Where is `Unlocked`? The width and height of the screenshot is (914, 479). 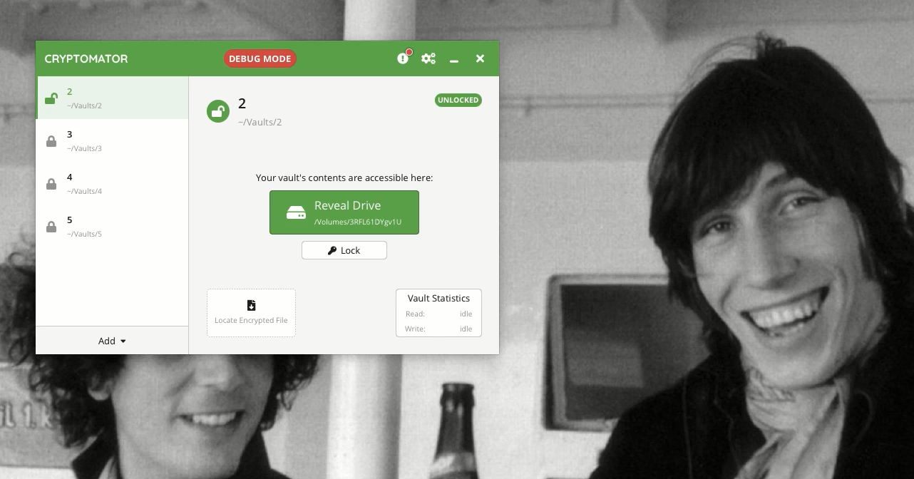 Unlocked is located at coordinates (48, 101).